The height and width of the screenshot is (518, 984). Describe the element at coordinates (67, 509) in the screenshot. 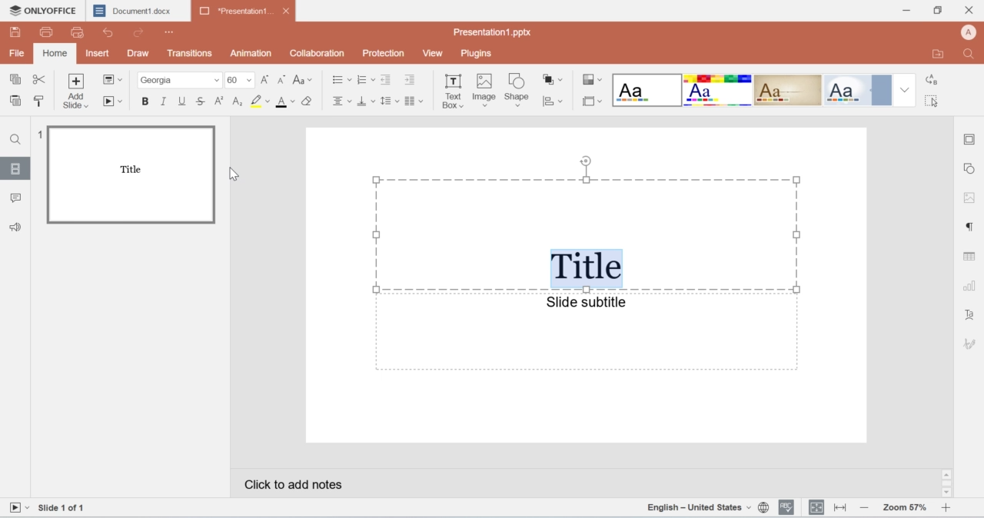

I see `Slides numbering` at that location.